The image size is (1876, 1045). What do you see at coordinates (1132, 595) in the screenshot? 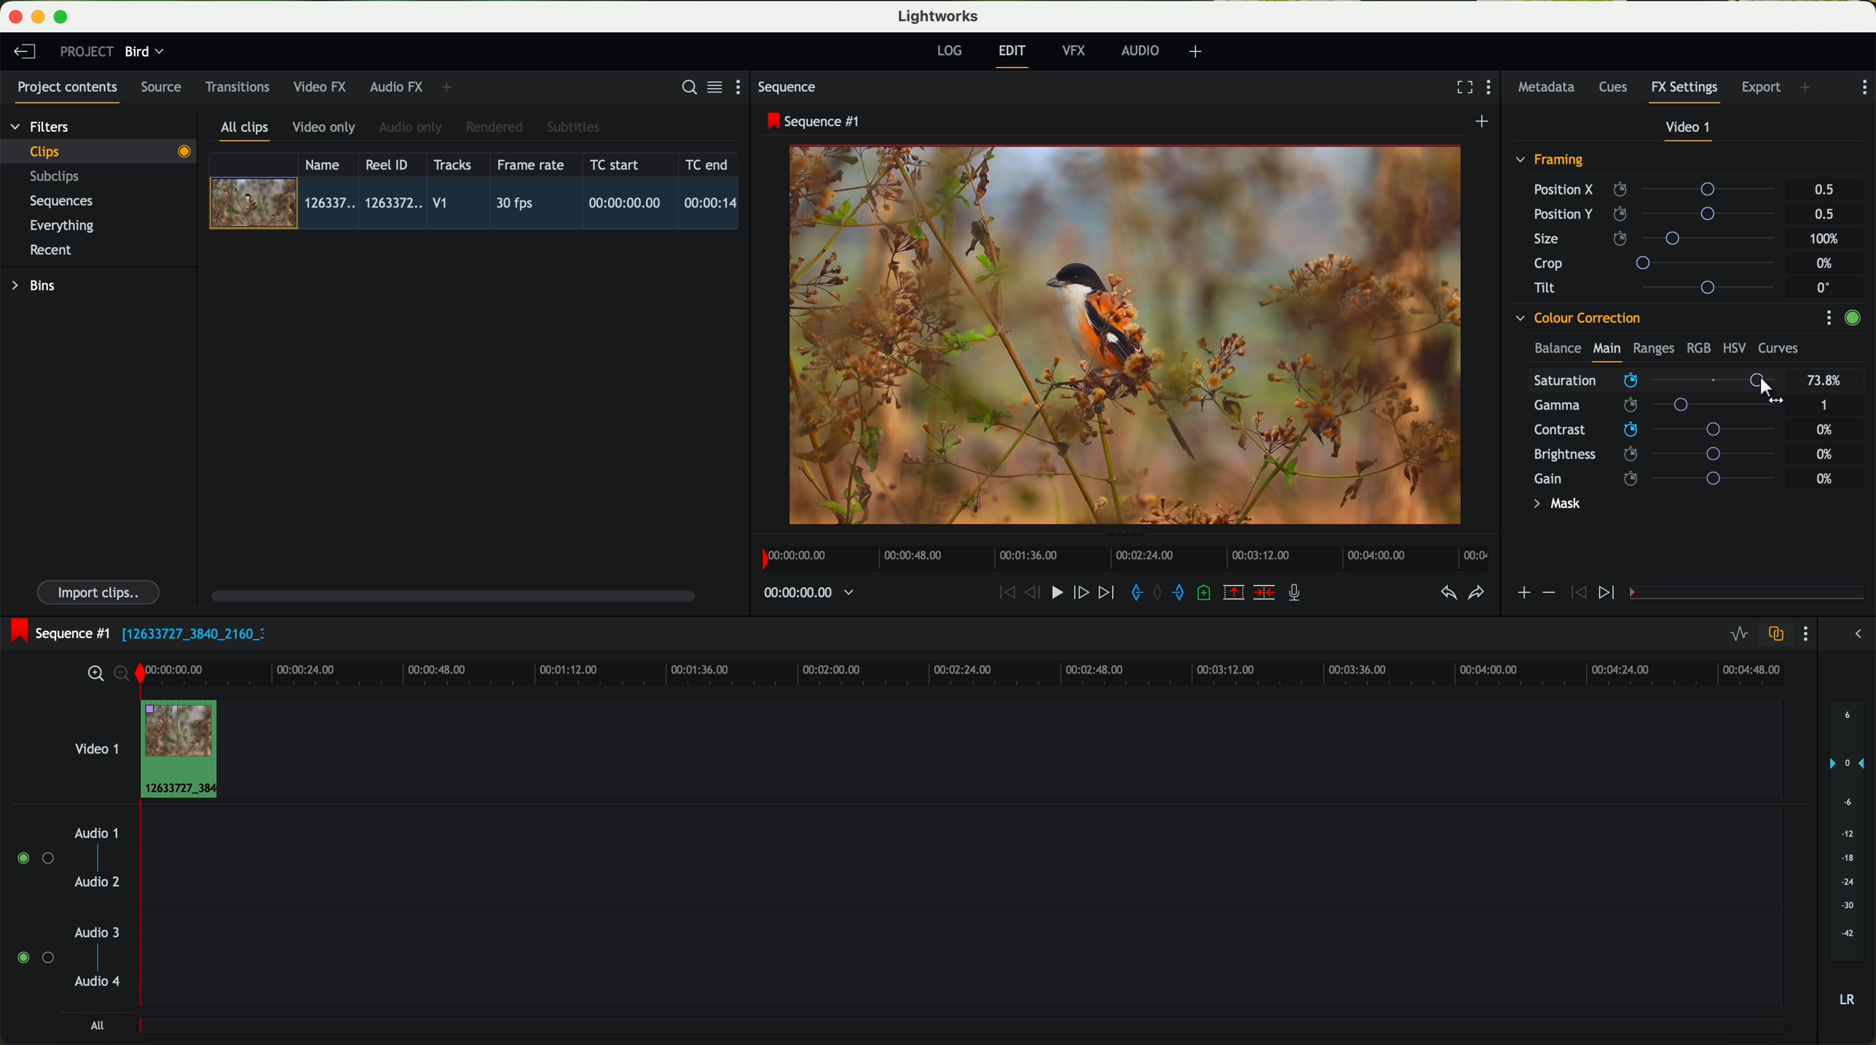
I see `add 'in' mark` at bounding box center [1132, 595].